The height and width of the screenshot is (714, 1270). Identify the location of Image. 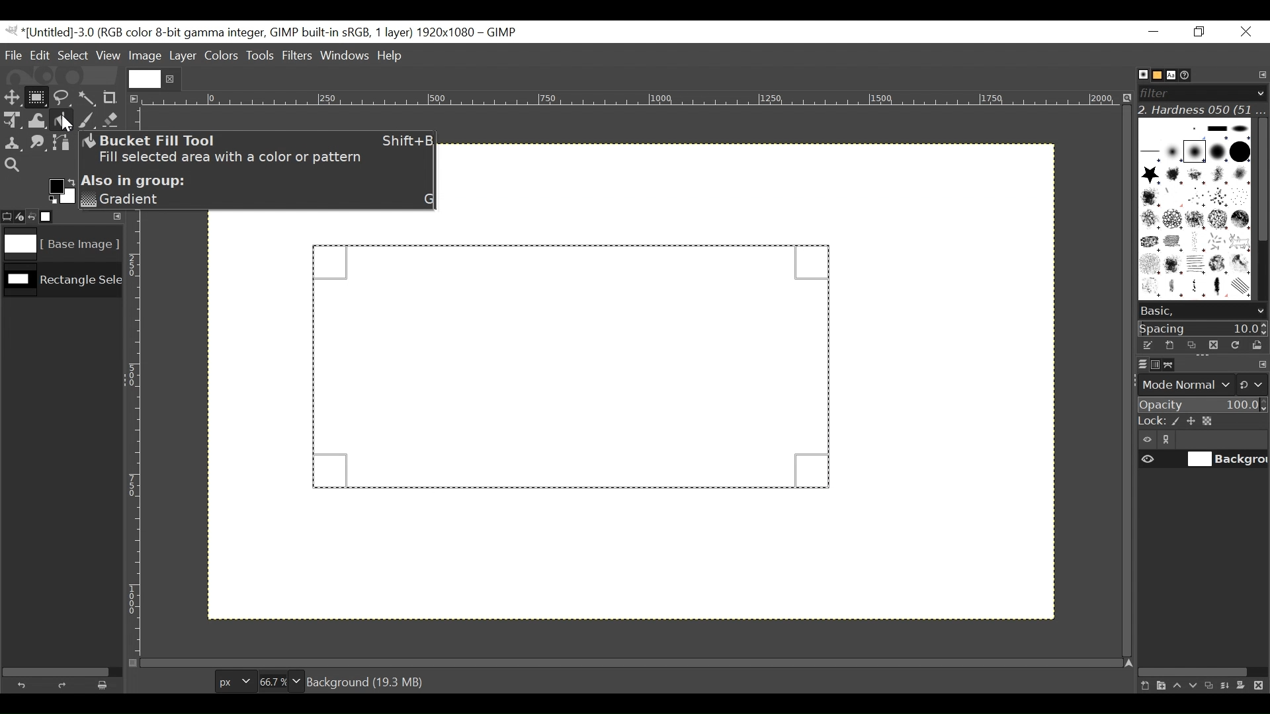
(145, 56).